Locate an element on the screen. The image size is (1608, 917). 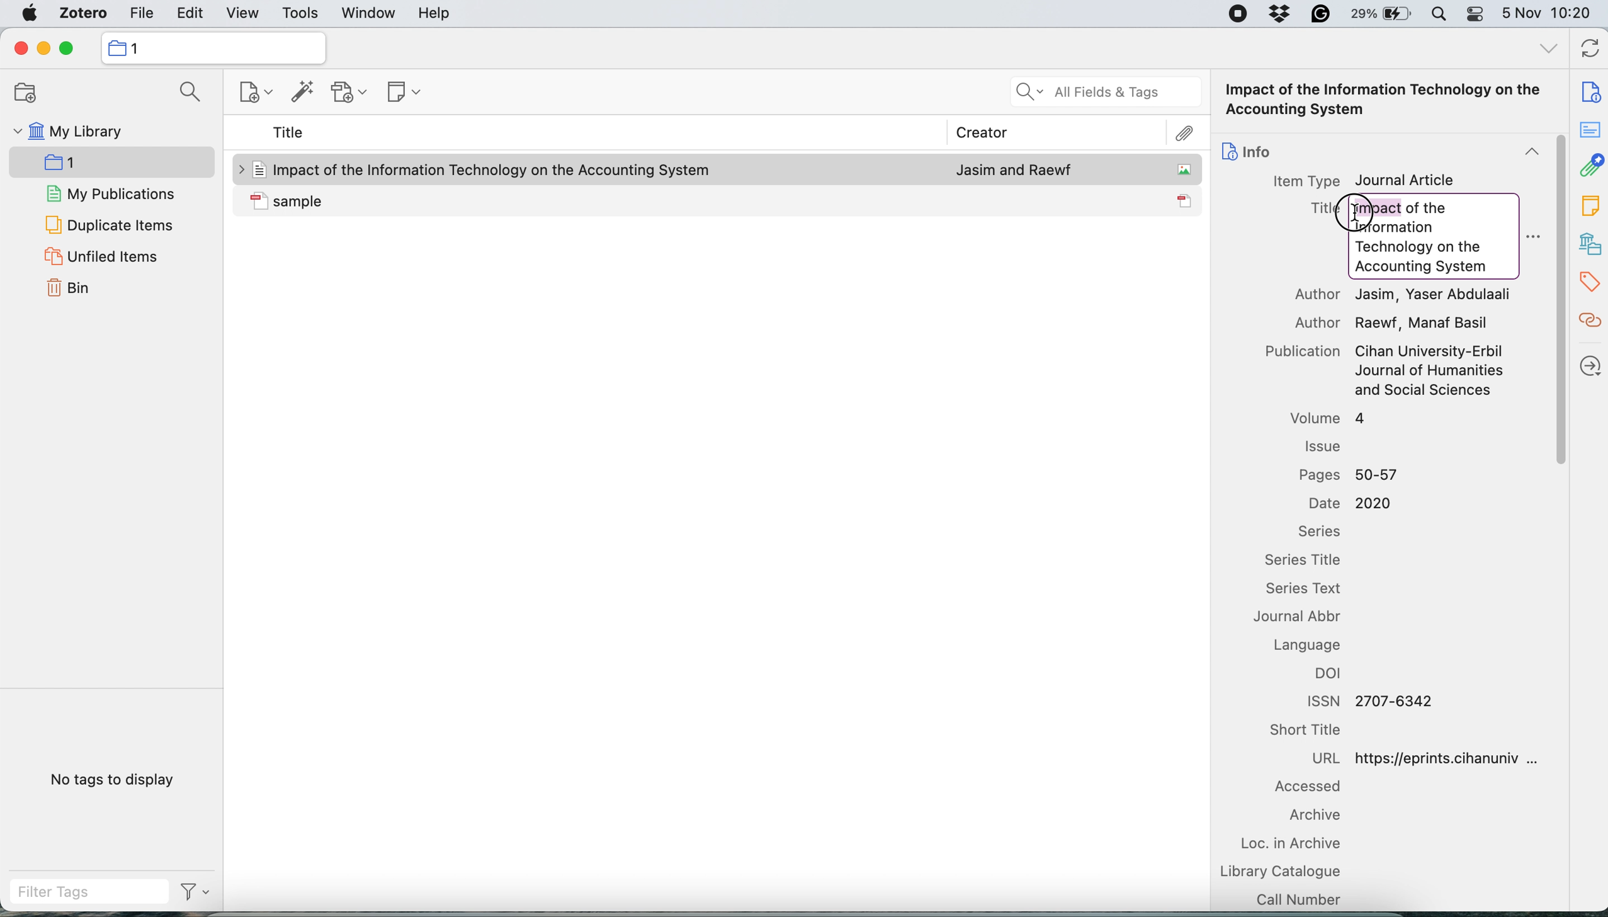
icon is located at coordinates (259, 200).